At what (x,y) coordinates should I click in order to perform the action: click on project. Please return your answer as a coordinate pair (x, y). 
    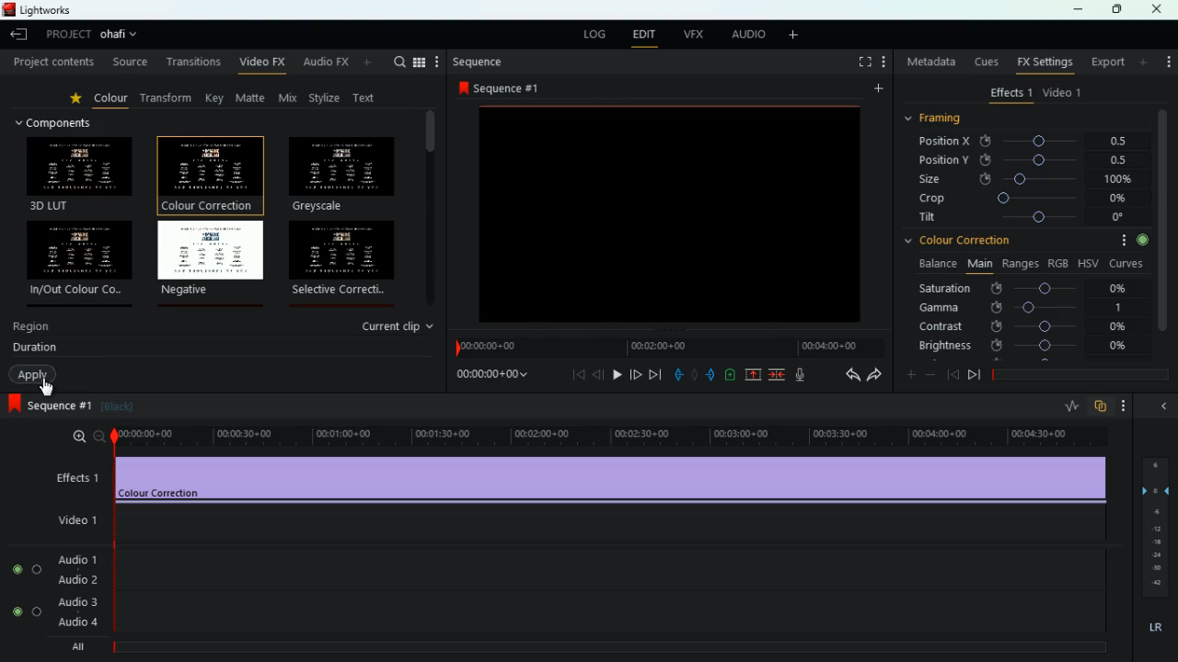
    Looking at the image, I should click on (64, 35).